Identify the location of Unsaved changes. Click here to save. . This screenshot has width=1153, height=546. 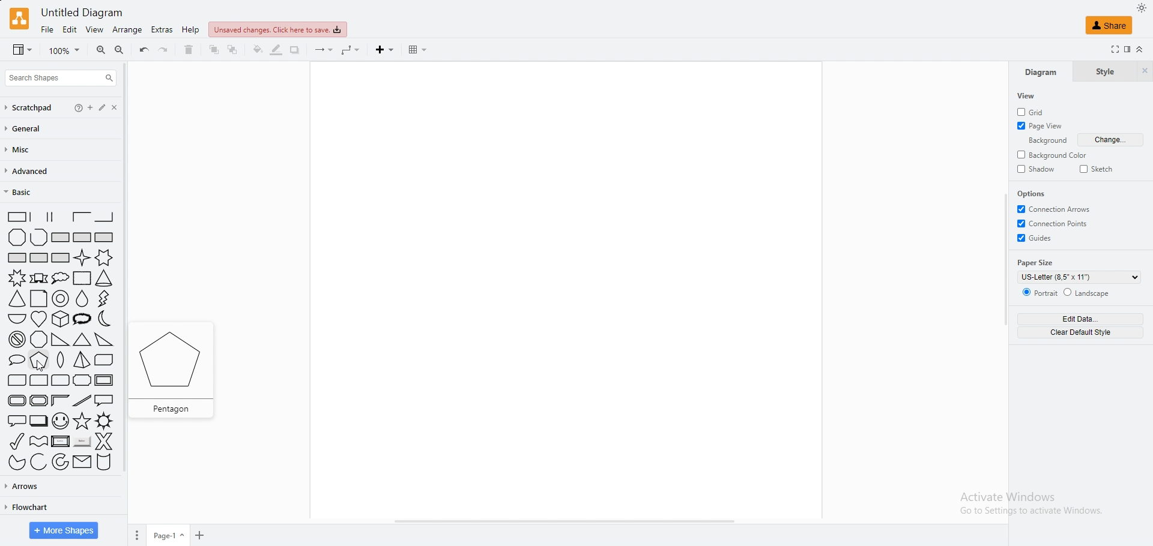
(279, 29).